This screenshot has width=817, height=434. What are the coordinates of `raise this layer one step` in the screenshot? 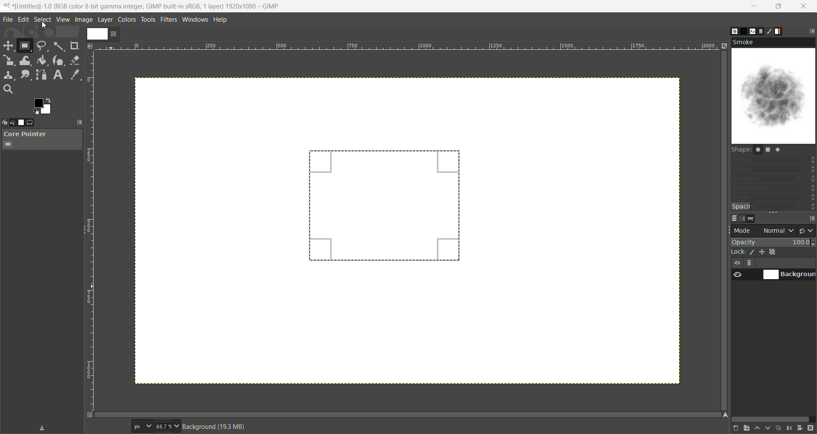 It's located at (757, 428).